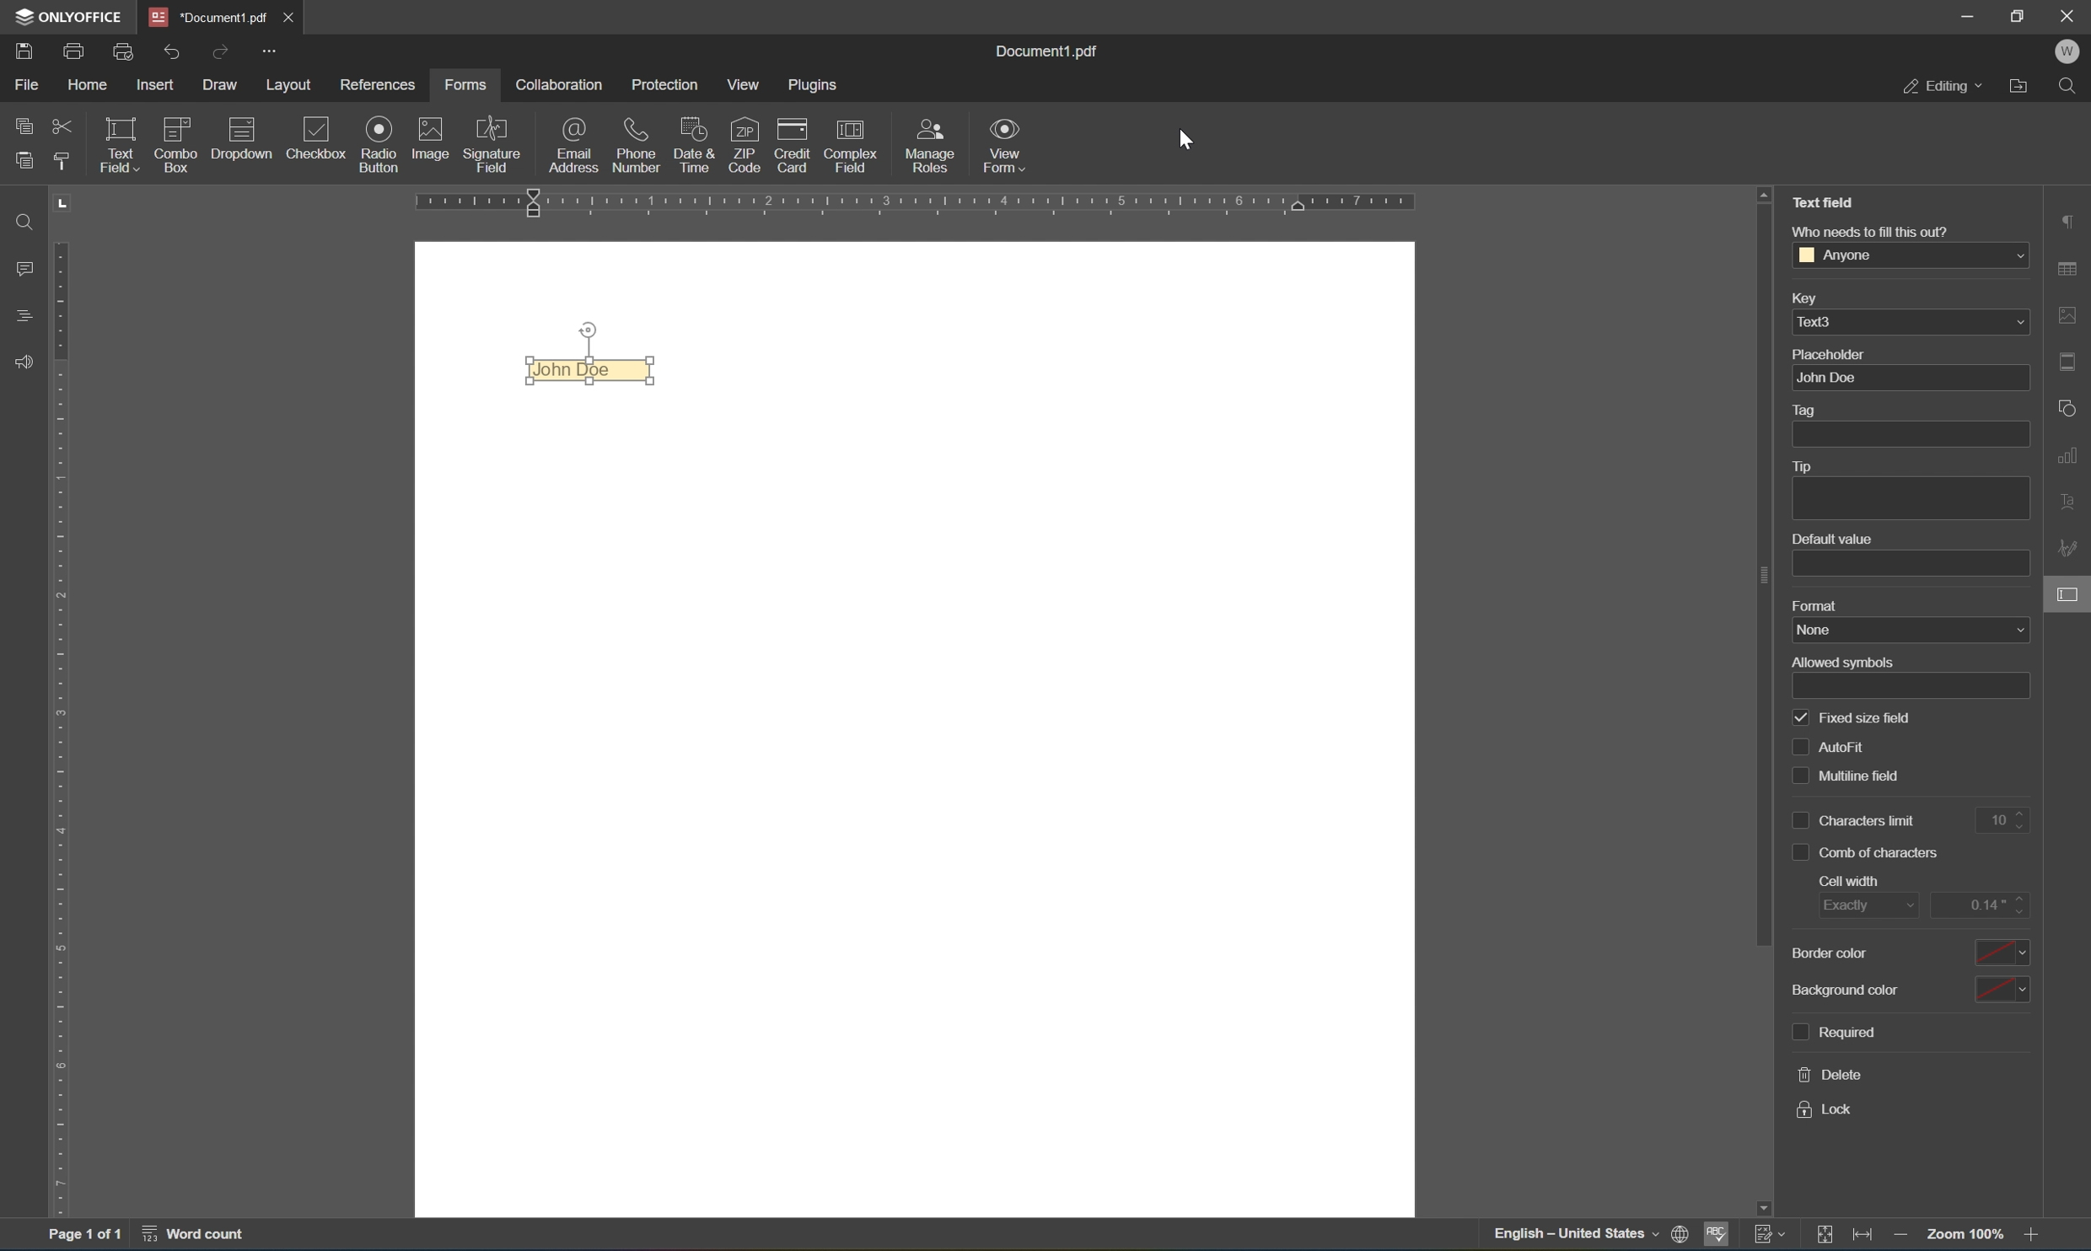 This screenshot has height=1251, width=2091. What do you see at coordinates (28, 267) in the screenshot?
I see `comments` at bounding box center [28, 267].